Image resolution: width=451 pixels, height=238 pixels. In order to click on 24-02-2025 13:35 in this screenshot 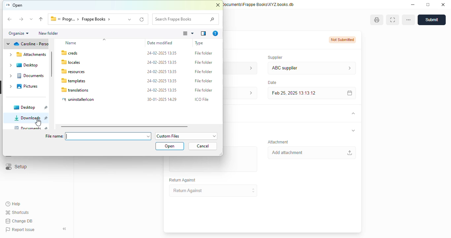, I will do `click(162, 71)`.